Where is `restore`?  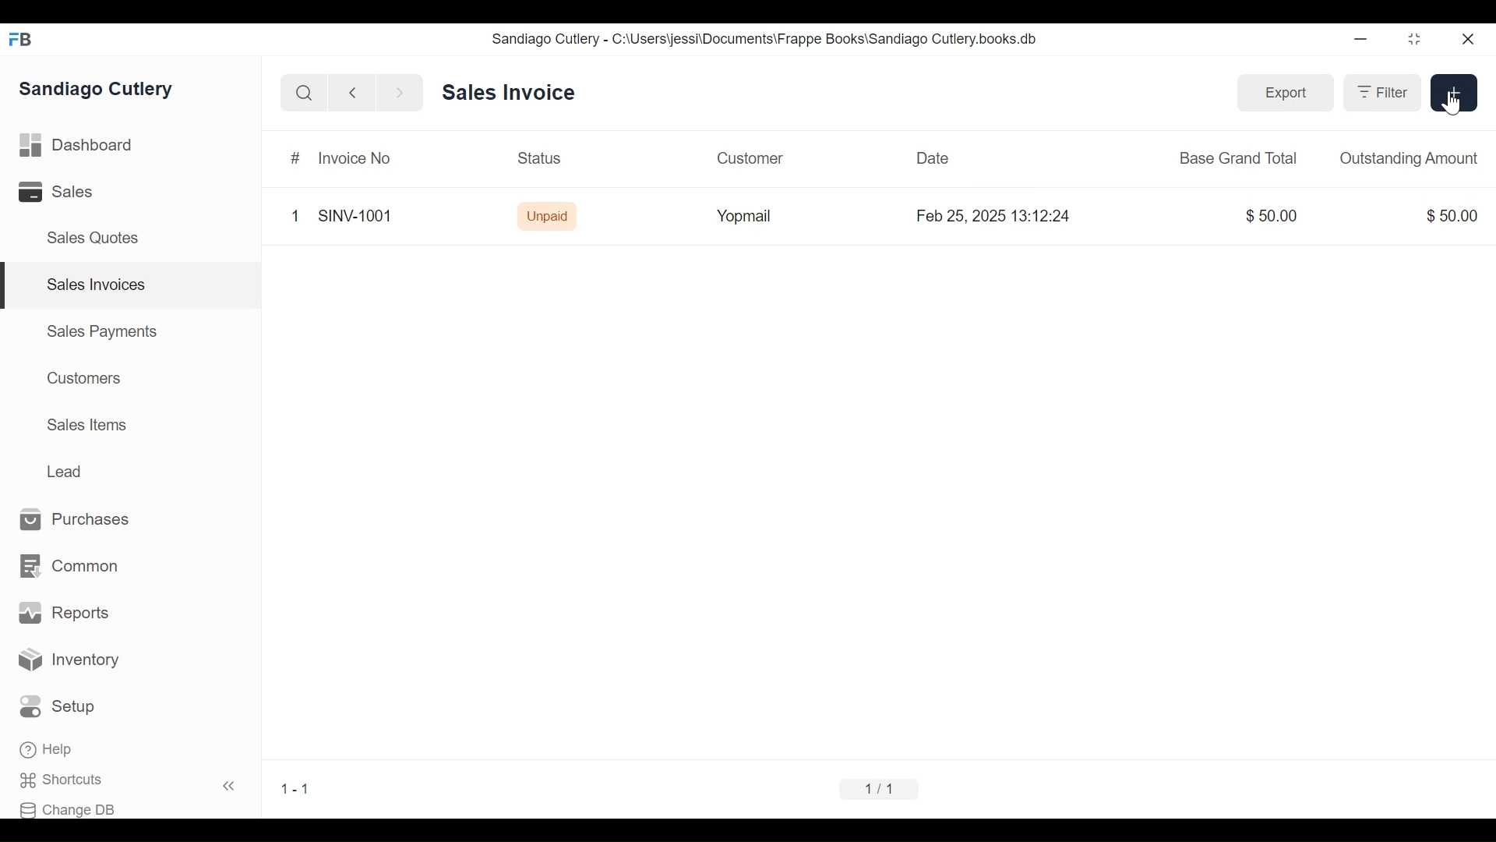
restore is located at coordinates (1414, 38).